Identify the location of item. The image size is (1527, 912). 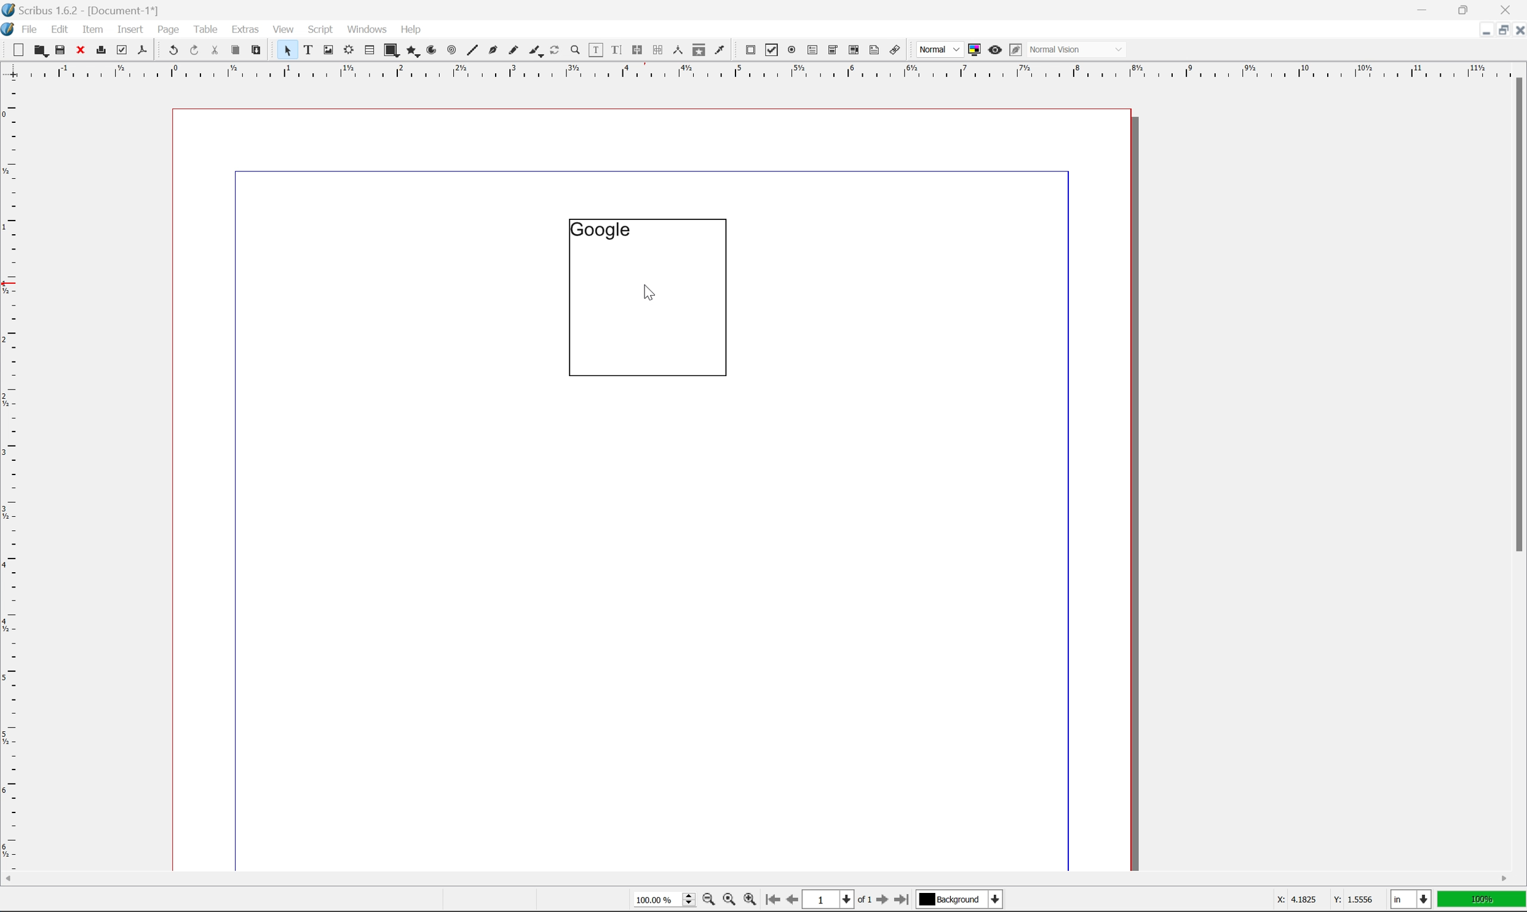
(96, 28).